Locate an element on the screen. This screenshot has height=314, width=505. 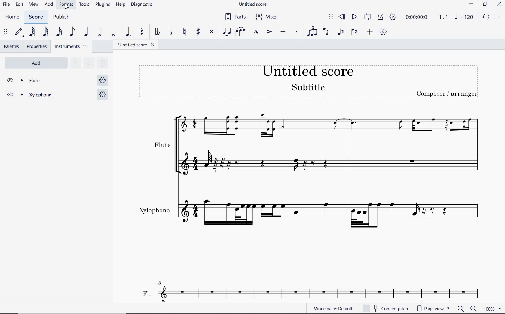
Xylophone is located at coordinates (313, 213).